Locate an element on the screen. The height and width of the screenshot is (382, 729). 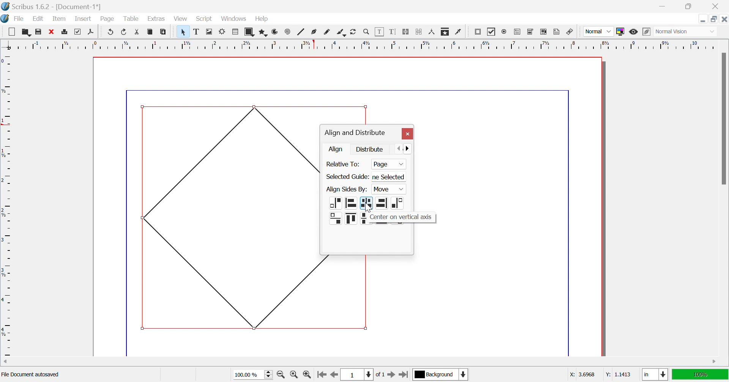
Save as PDF is located at coordinates (93, 32).